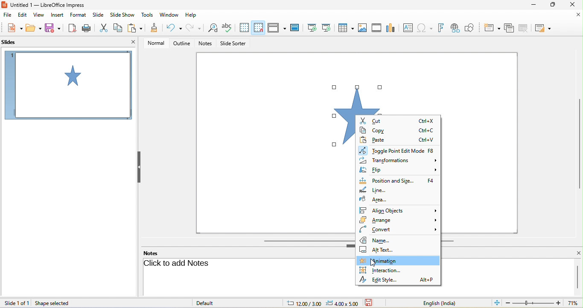 The image size is (583, 308). Describe the element at coordinates (398, 220) in the screenshot. I see `arrange` at that location.